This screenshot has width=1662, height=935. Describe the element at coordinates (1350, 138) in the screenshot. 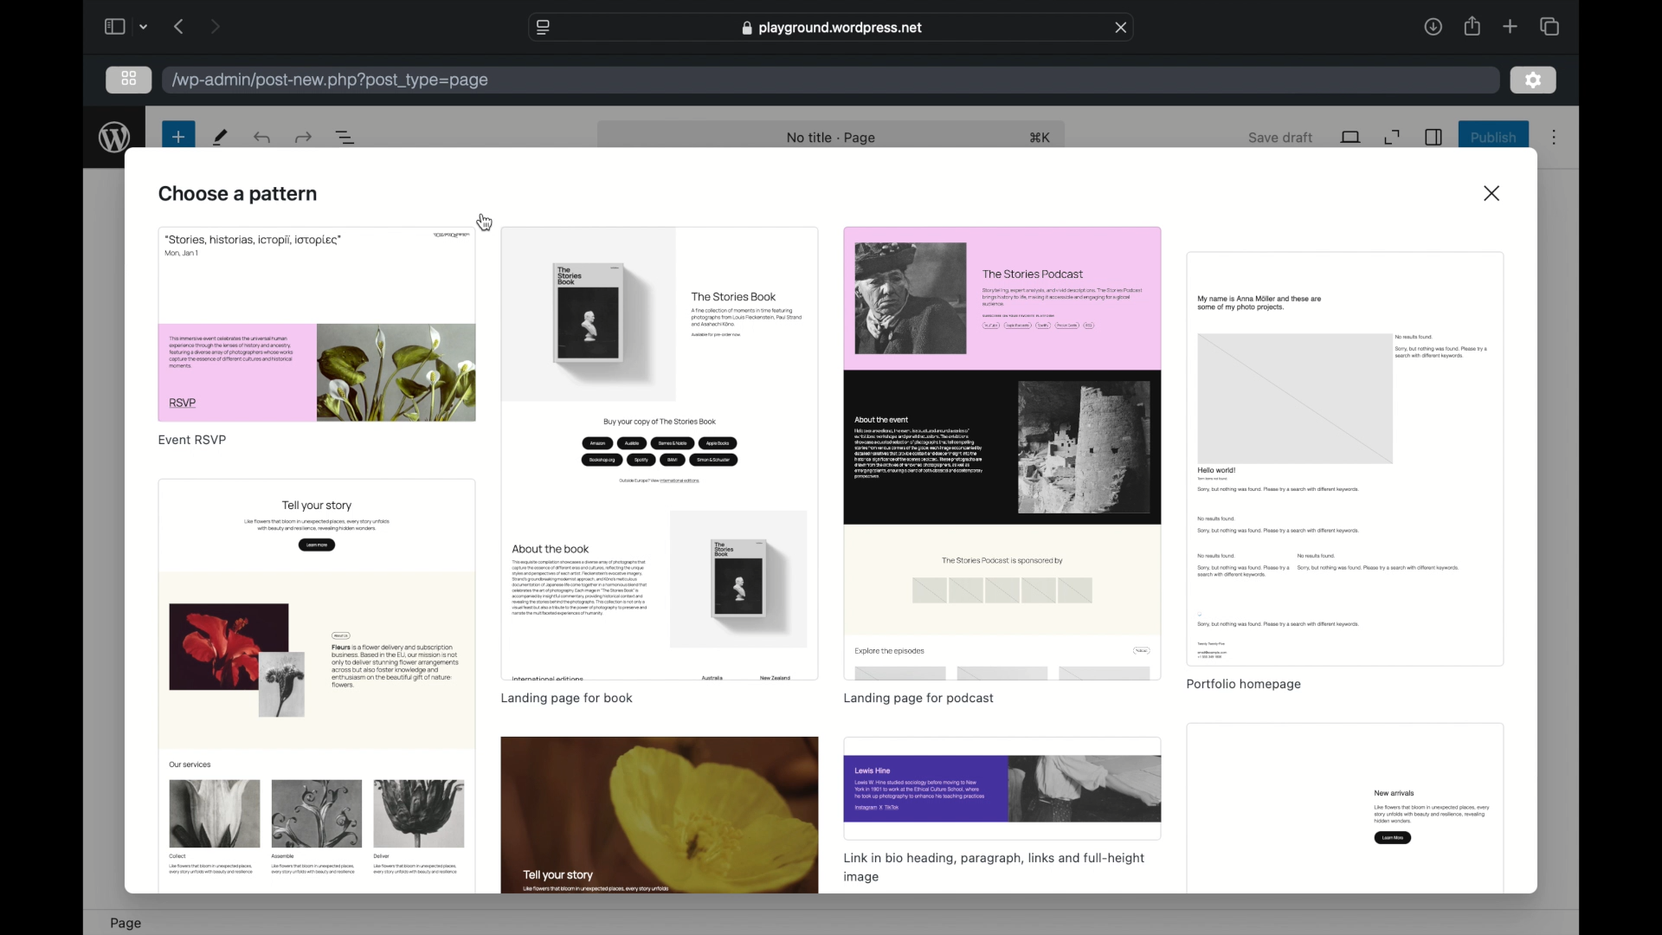

I see `view` at that location.